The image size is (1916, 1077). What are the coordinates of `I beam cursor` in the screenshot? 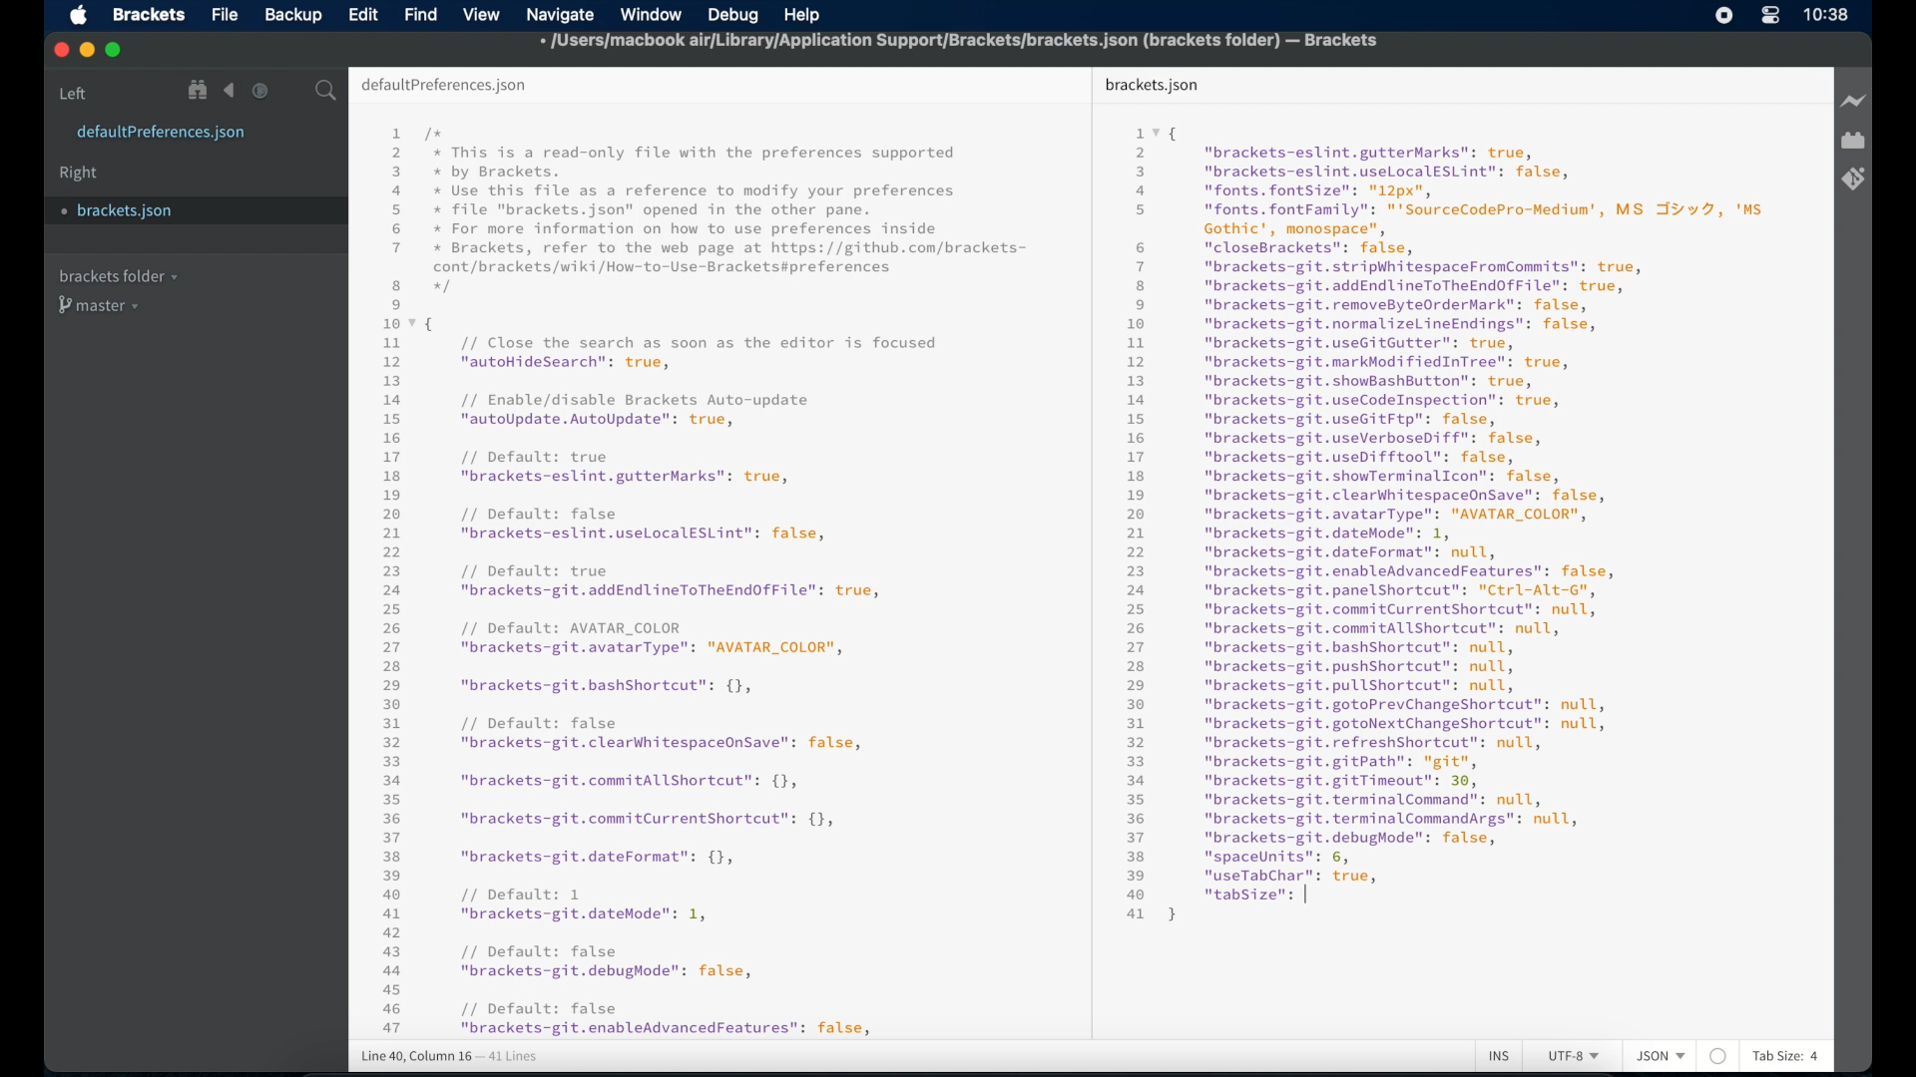 It's located at (1319, 898).